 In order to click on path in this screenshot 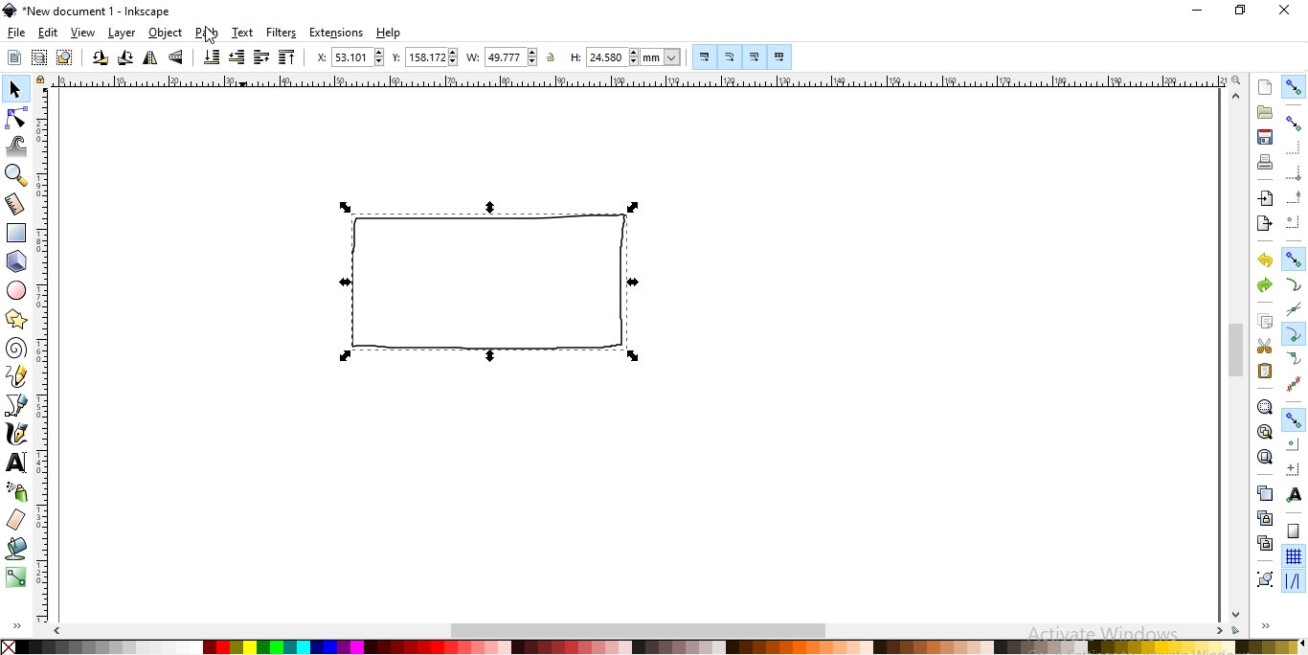, I will do `click(207, 32)`.